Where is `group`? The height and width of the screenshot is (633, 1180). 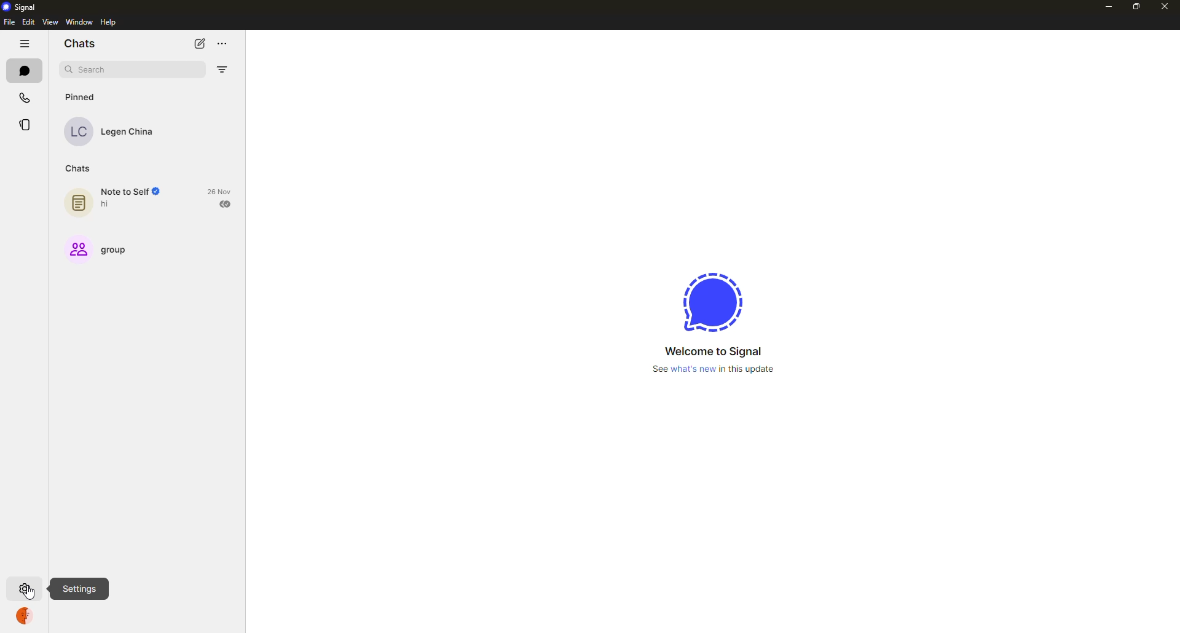 group is located at coordinates (114, 250).